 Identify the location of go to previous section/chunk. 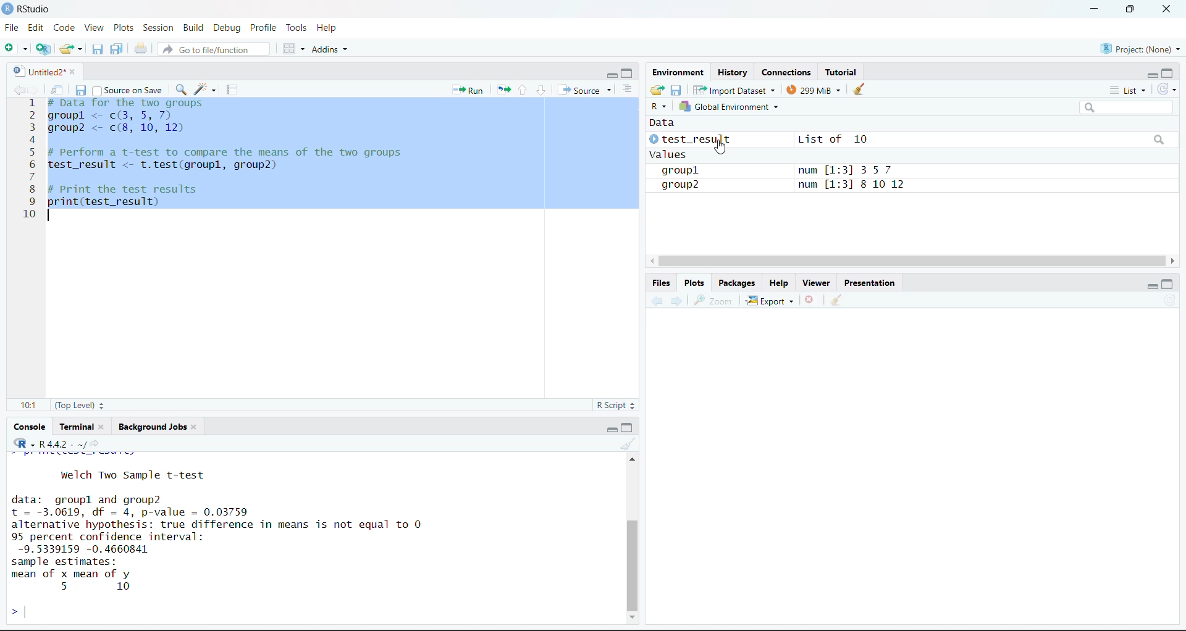
(521, 91).